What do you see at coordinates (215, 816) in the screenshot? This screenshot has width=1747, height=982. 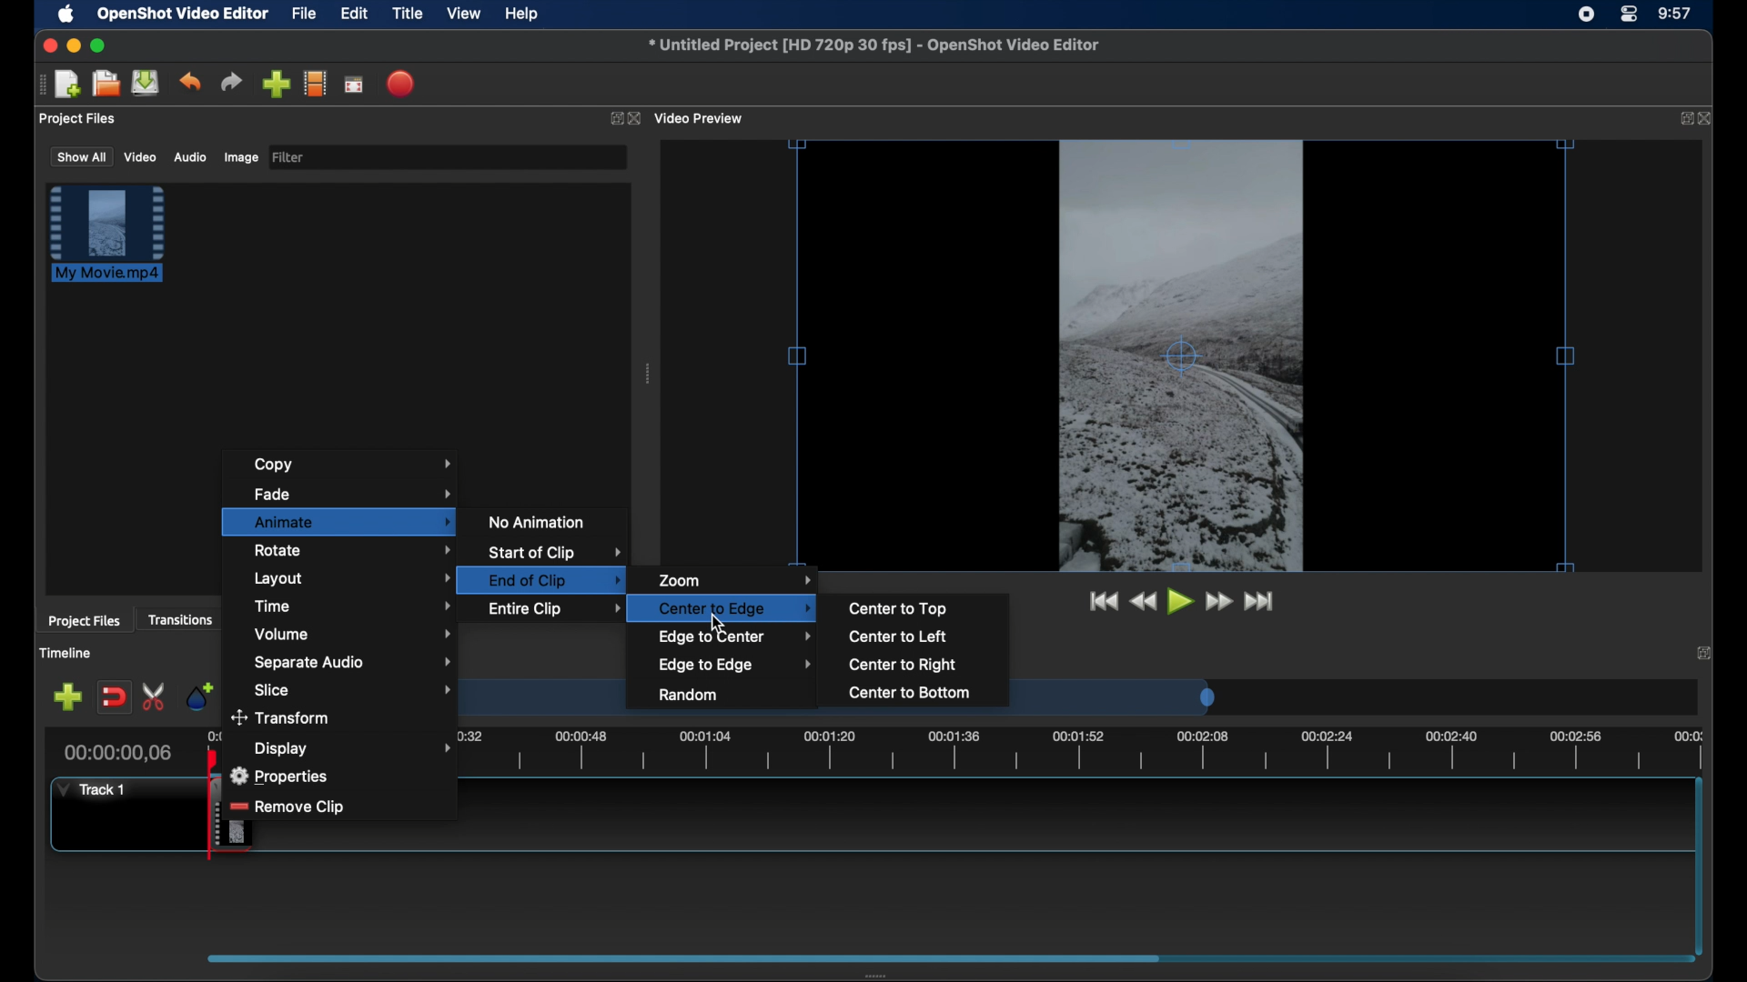 I see `drag cursor` at bounding box center [215, 816].